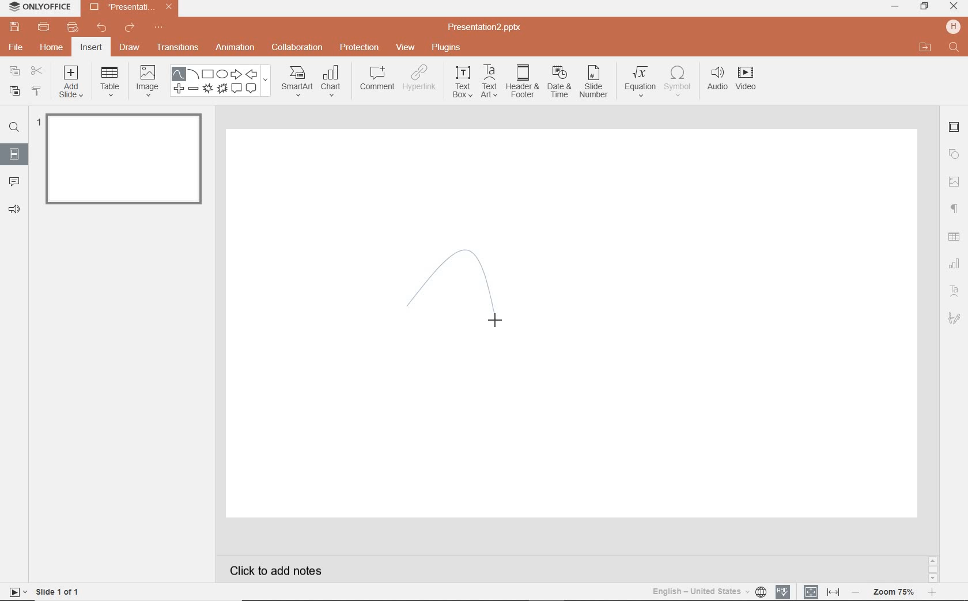  I want to click on TABLE, so click(110, 82).